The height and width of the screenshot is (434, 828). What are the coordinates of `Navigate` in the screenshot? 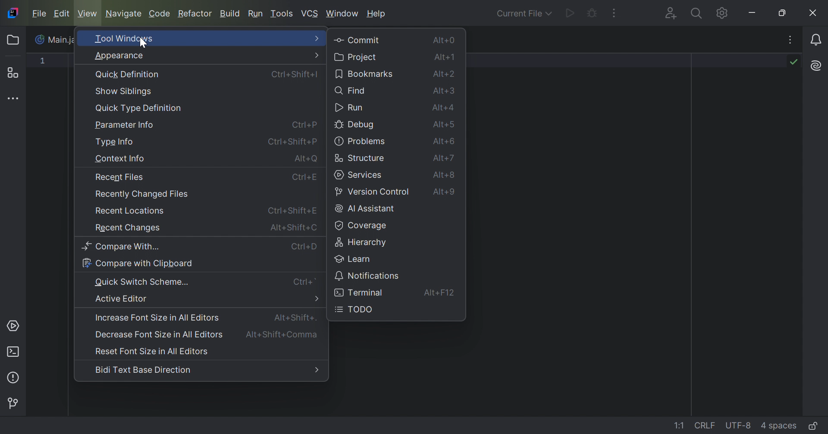 It's located at (124, 13).